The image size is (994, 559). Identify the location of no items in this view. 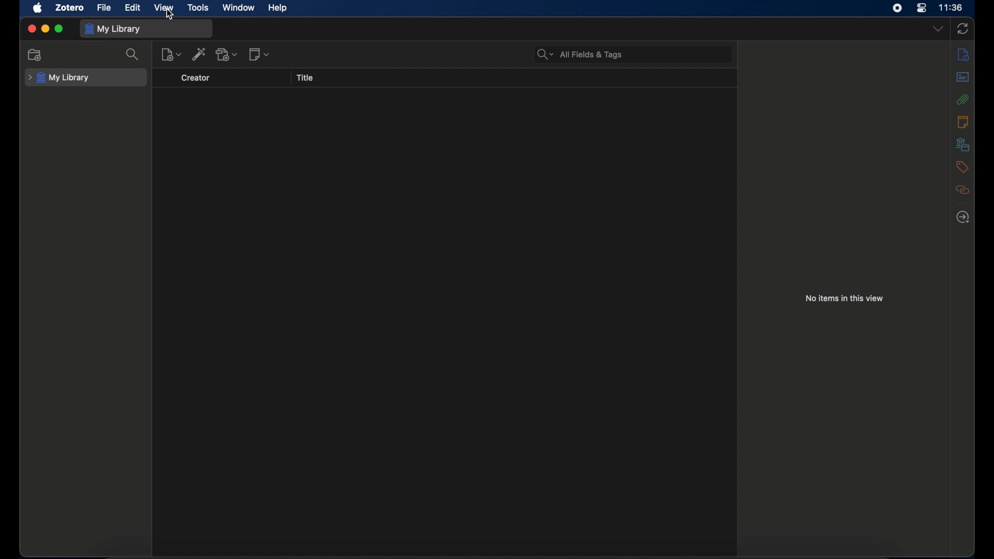
(845, 298).